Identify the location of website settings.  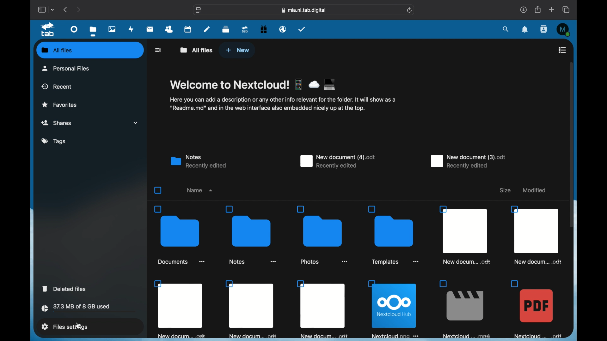
(199, 9).